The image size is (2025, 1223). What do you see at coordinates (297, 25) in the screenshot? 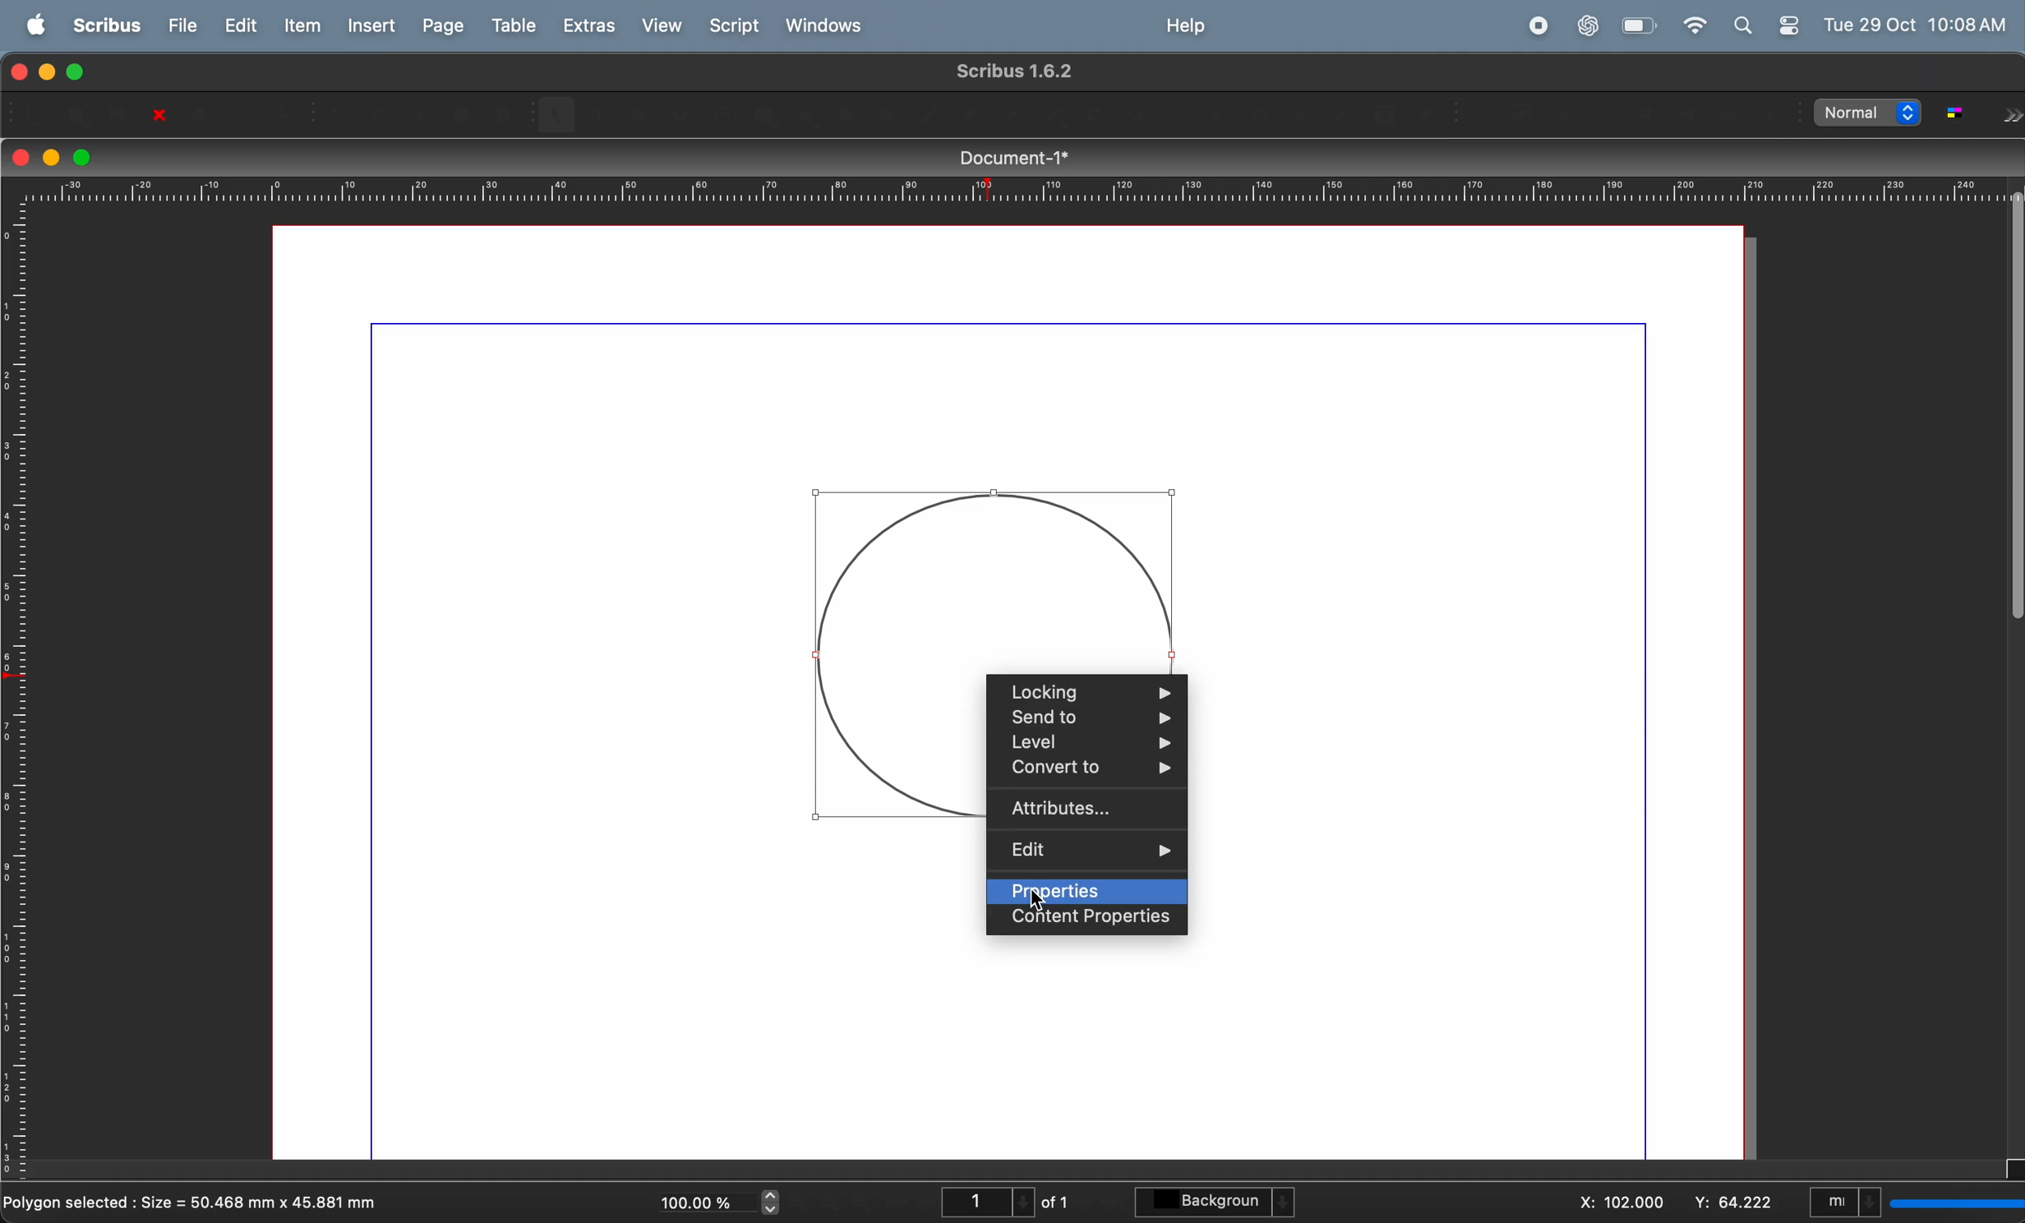
I see `item` at bounding box center [297, 25].